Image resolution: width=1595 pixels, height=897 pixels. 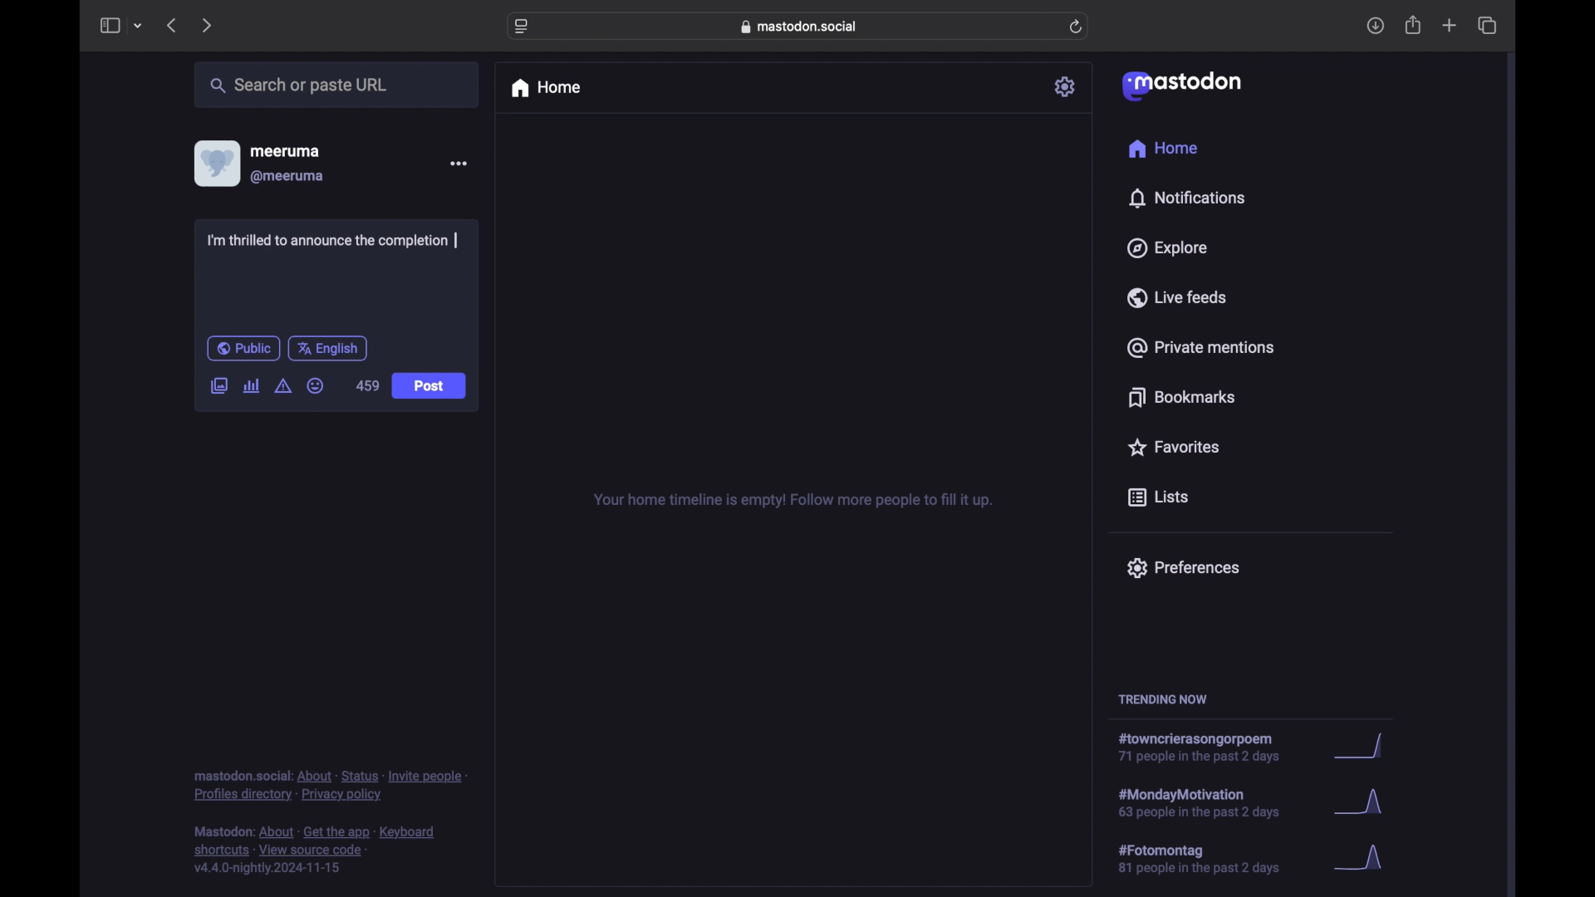 I want to click on hashtag trend, so click(x=1210, y=857).